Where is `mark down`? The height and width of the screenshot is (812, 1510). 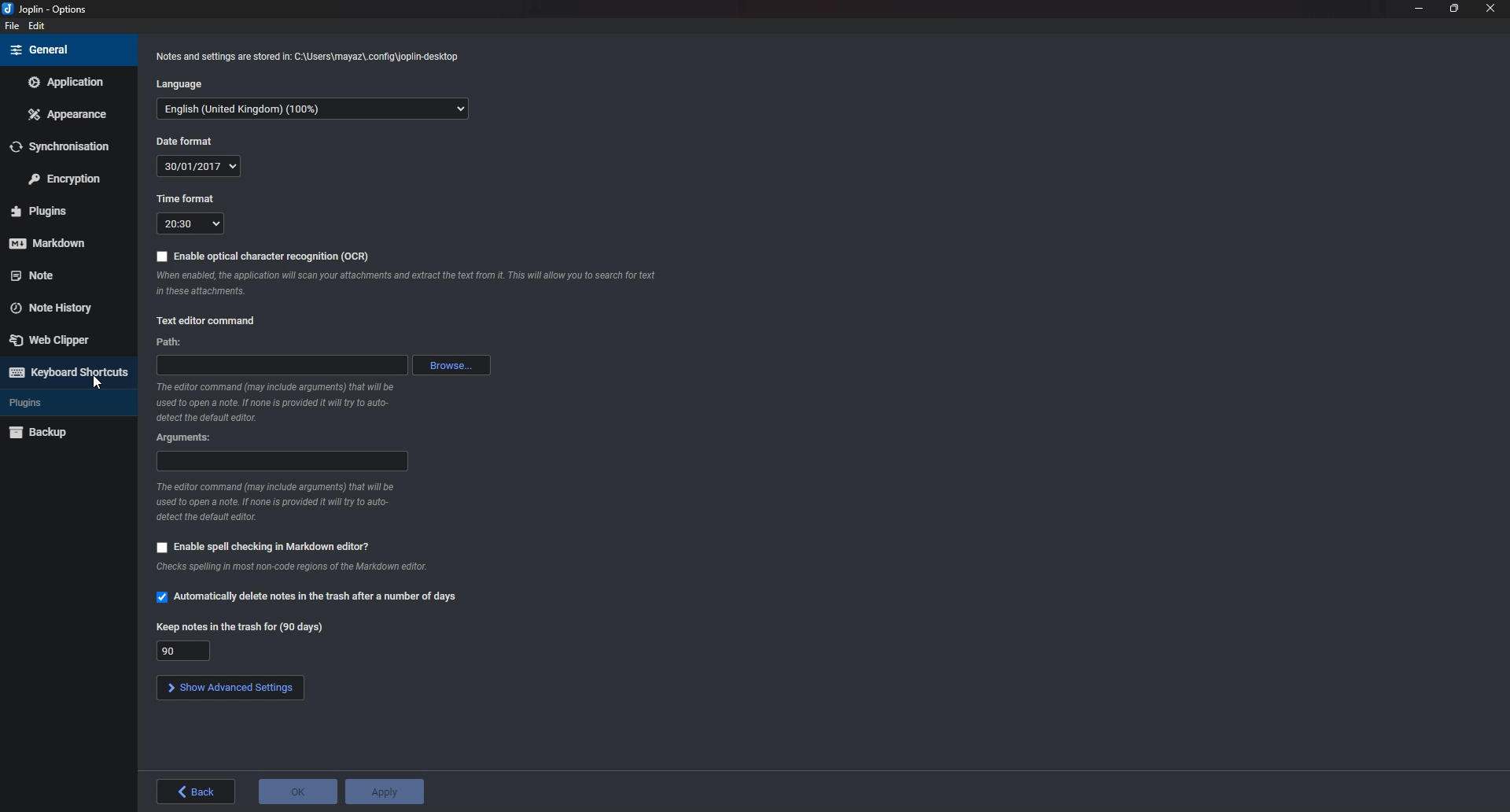
mark down is located at coordinates (61, 242).